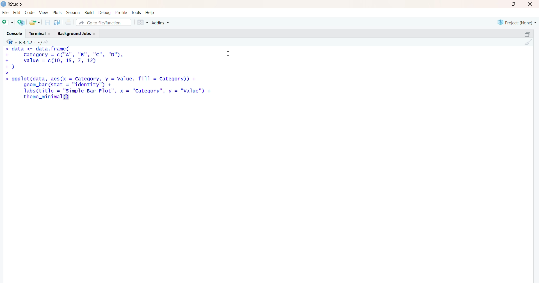 The image size is (539, 283). I want to click on Terminal, so click(39, 33).